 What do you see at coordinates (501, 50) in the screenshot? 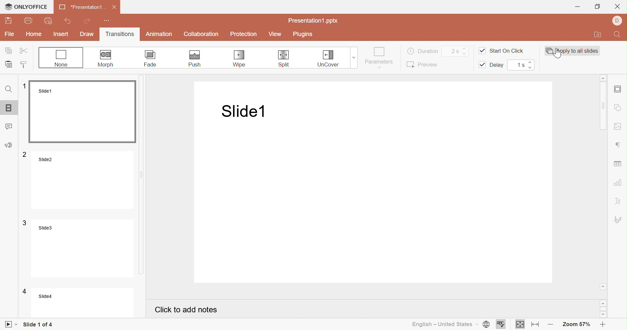
I see `Start On Click` at bounding box center [501, 50].